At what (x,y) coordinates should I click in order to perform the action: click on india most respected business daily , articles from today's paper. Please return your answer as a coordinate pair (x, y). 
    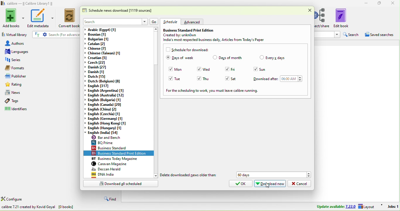
    Looking at the image, I should click on (218, 40).